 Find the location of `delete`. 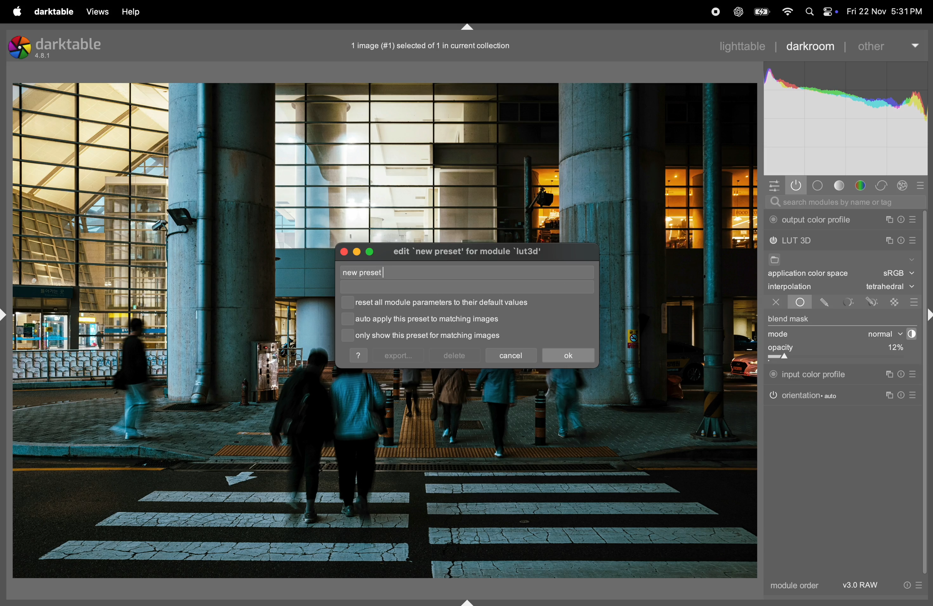

delete is located at coordinates (454, 356).